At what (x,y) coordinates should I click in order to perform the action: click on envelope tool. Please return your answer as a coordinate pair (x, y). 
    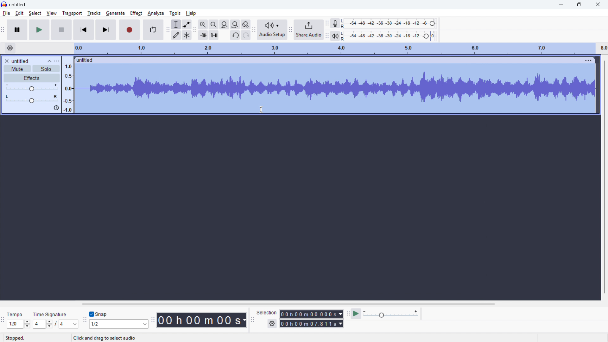
    Looking at the image, I should click on (187, 24).